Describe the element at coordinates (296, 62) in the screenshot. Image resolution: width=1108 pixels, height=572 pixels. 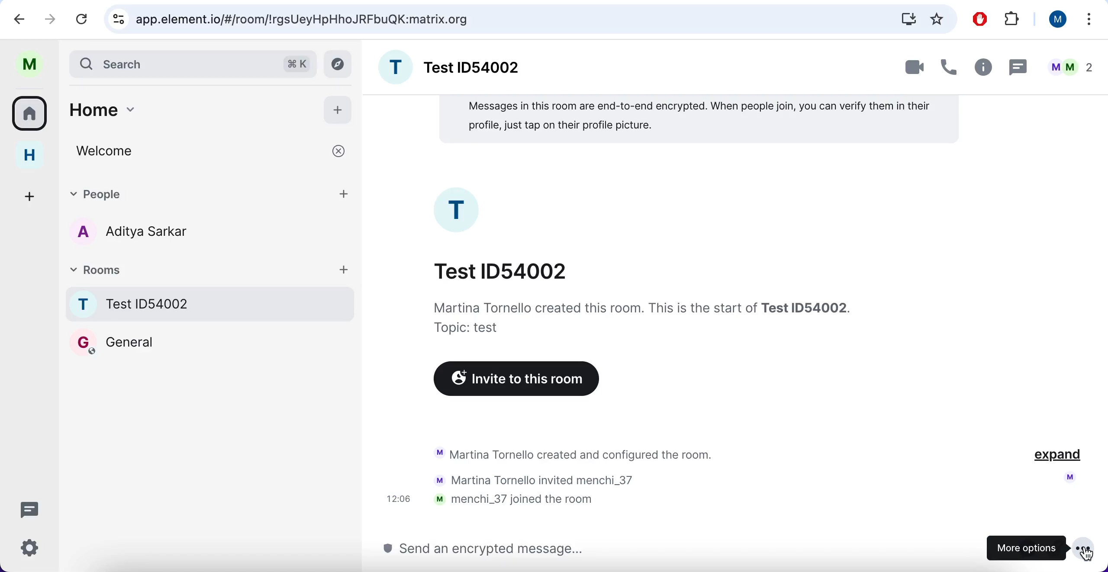
I see `command` at that location.